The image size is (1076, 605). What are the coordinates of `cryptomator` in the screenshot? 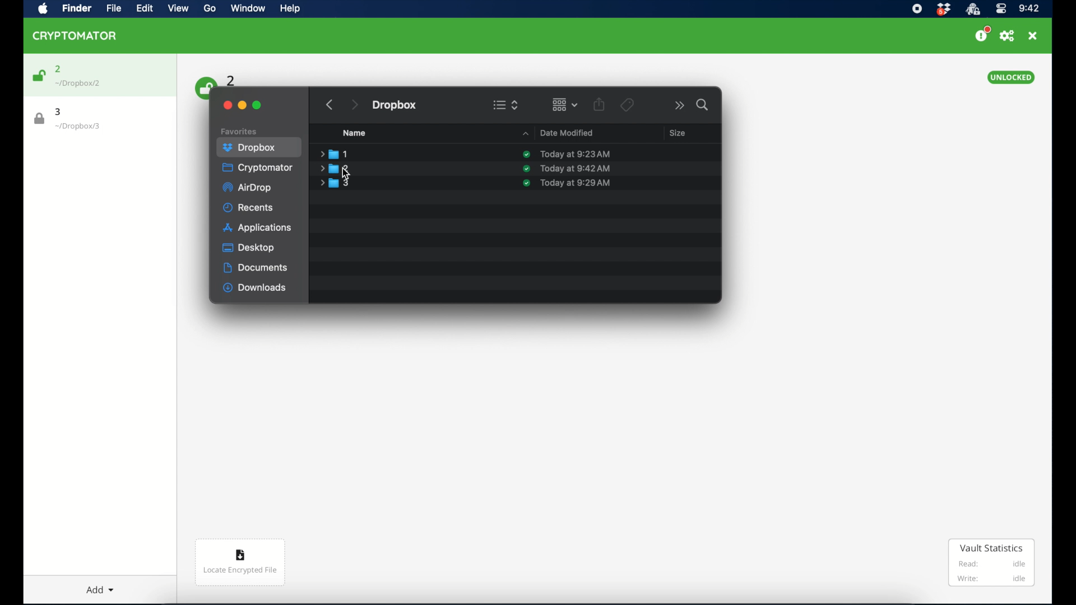 It's located at (75, 35).